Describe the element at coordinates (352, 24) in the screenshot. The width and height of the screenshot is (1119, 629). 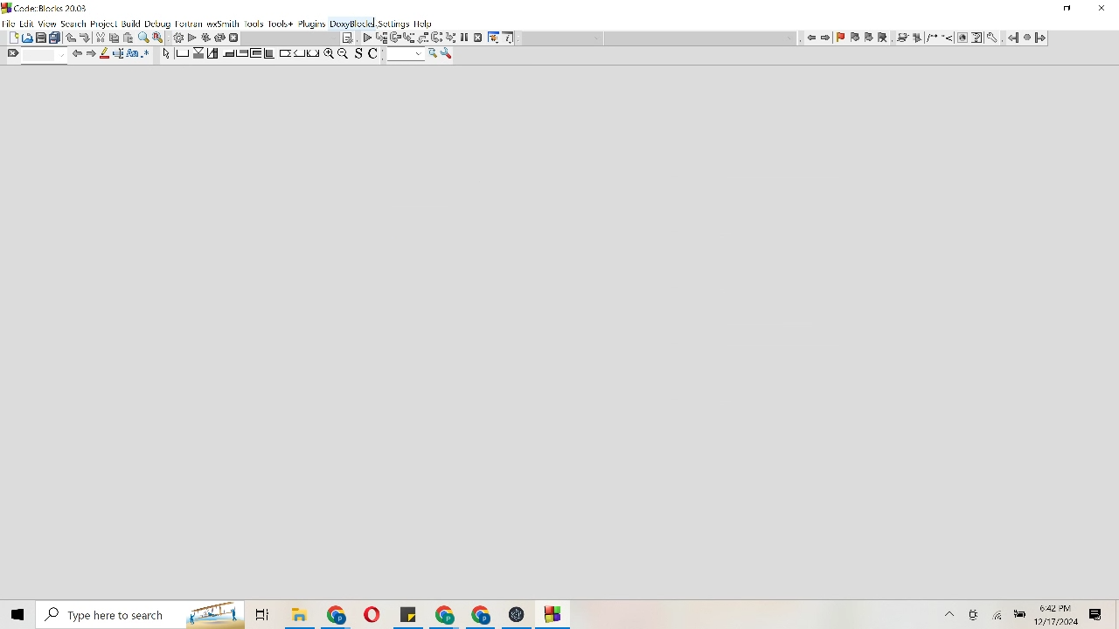
I see `Doxyblocks` at that location.